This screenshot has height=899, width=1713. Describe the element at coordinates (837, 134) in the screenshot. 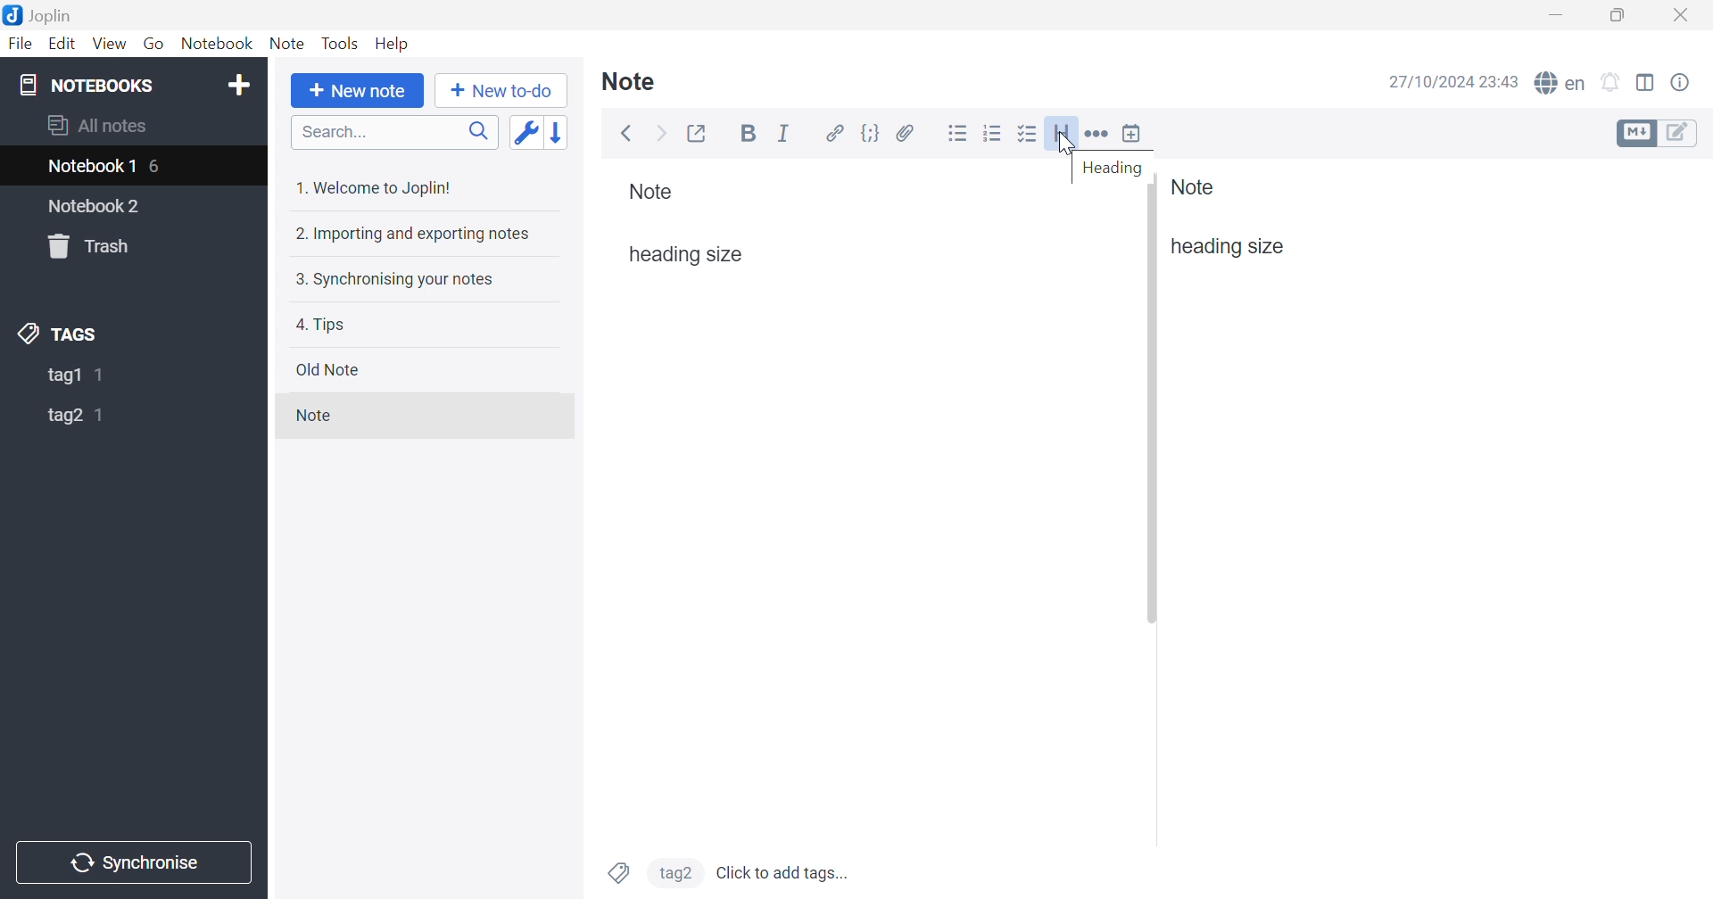

I see `Hyperlink` at that location.